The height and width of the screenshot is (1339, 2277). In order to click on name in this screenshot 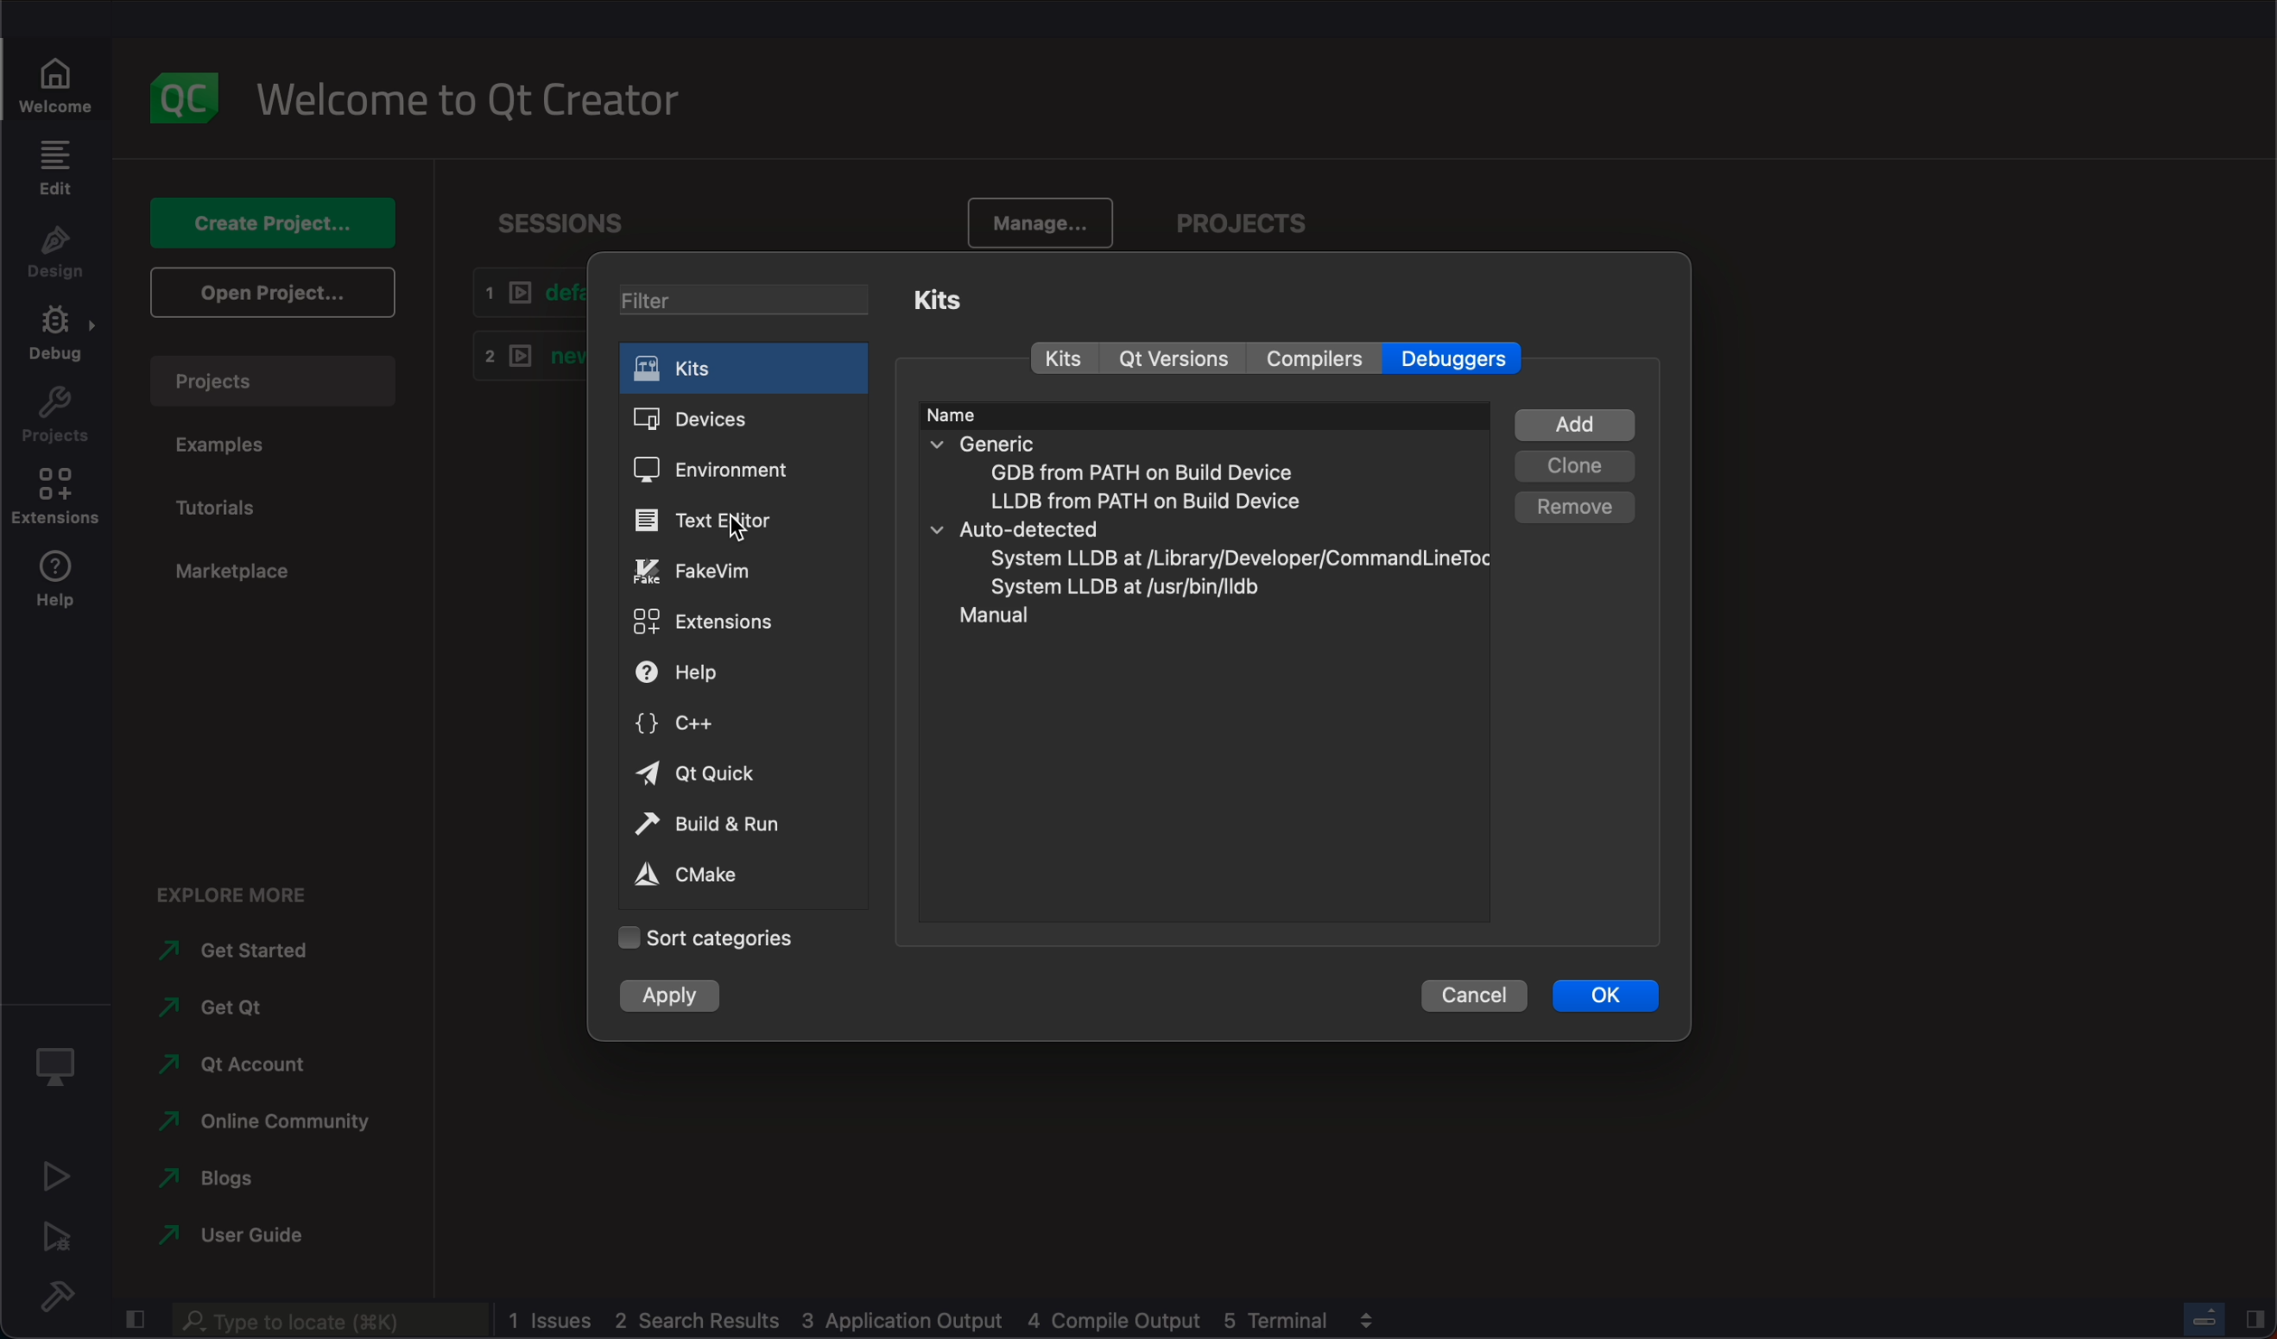, I will do `click(962, 416)`.